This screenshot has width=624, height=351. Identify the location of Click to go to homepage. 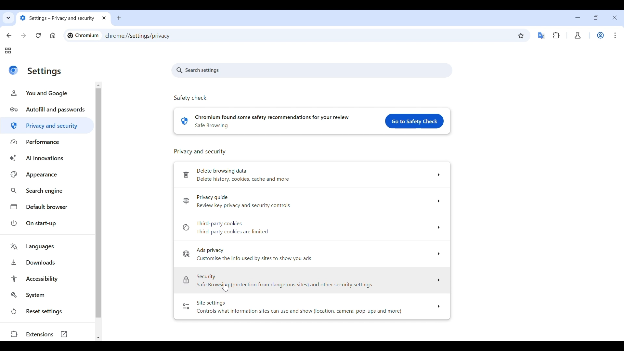
(53, 35).